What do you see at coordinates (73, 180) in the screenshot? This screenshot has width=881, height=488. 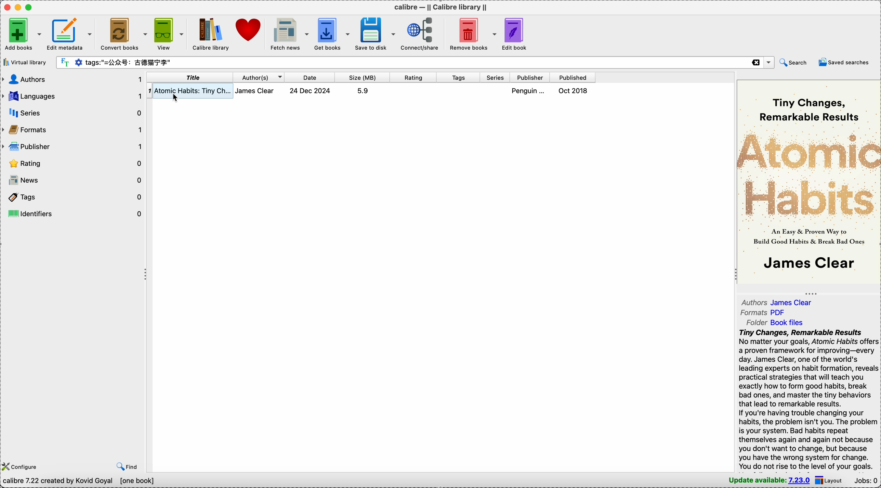 I see `news` at bounding box center [73, 180].